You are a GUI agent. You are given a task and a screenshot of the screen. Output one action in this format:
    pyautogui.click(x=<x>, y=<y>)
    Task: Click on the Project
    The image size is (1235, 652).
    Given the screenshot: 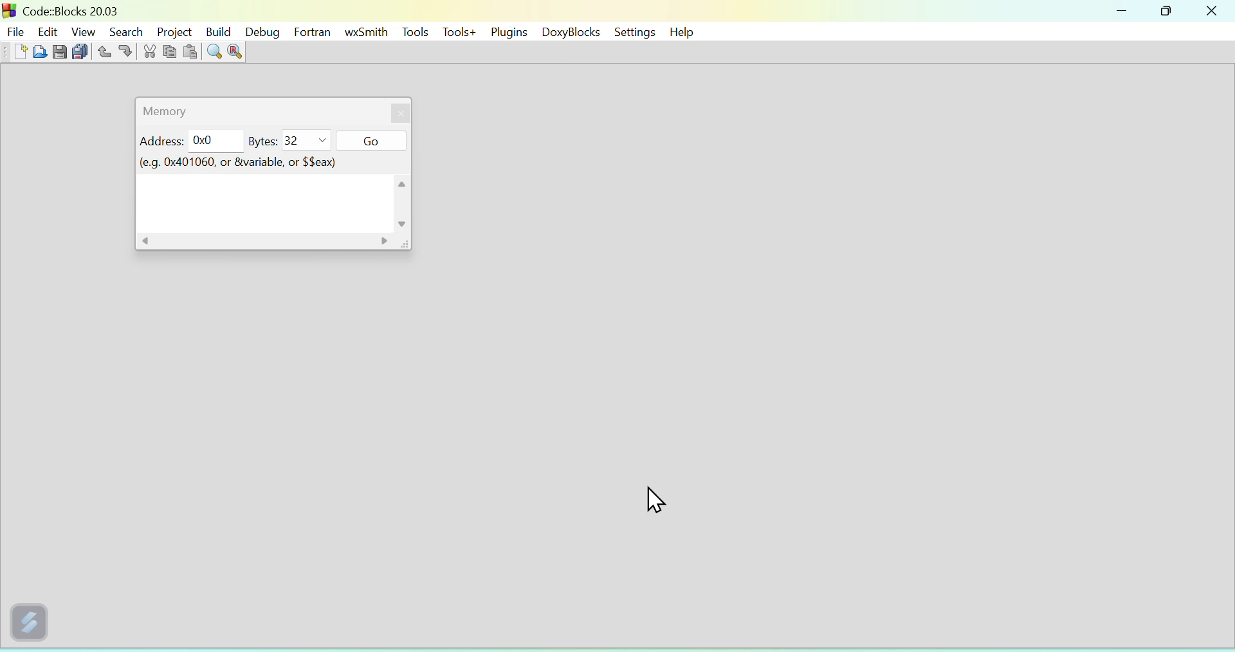 What is the action you would take?
    pyautogui.click(x=171, y=30)
    